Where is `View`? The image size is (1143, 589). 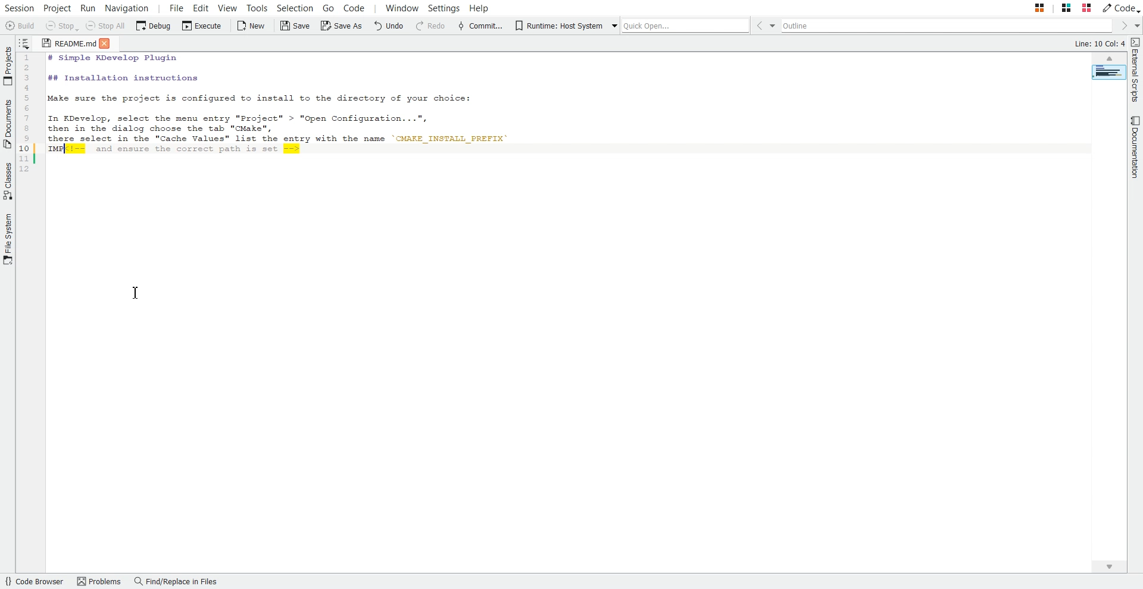
View is located at coordinates (227, 7).